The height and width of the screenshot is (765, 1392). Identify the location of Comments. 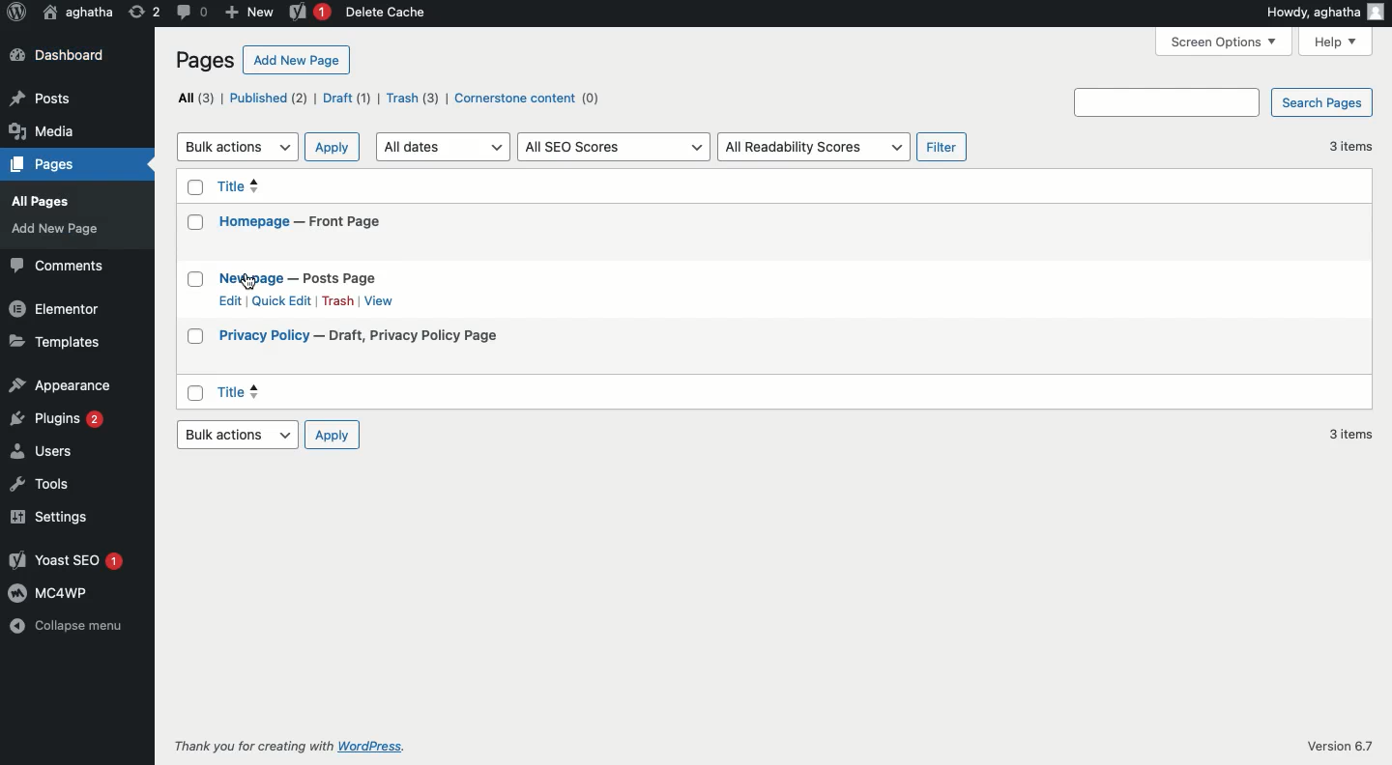
(57, 267).